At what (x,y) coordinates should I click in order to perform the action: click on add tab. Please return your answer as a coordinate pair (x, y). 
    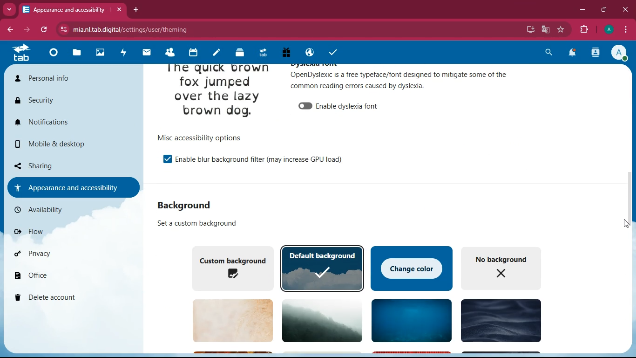
    Looking at the image, I should click on (137, 9).